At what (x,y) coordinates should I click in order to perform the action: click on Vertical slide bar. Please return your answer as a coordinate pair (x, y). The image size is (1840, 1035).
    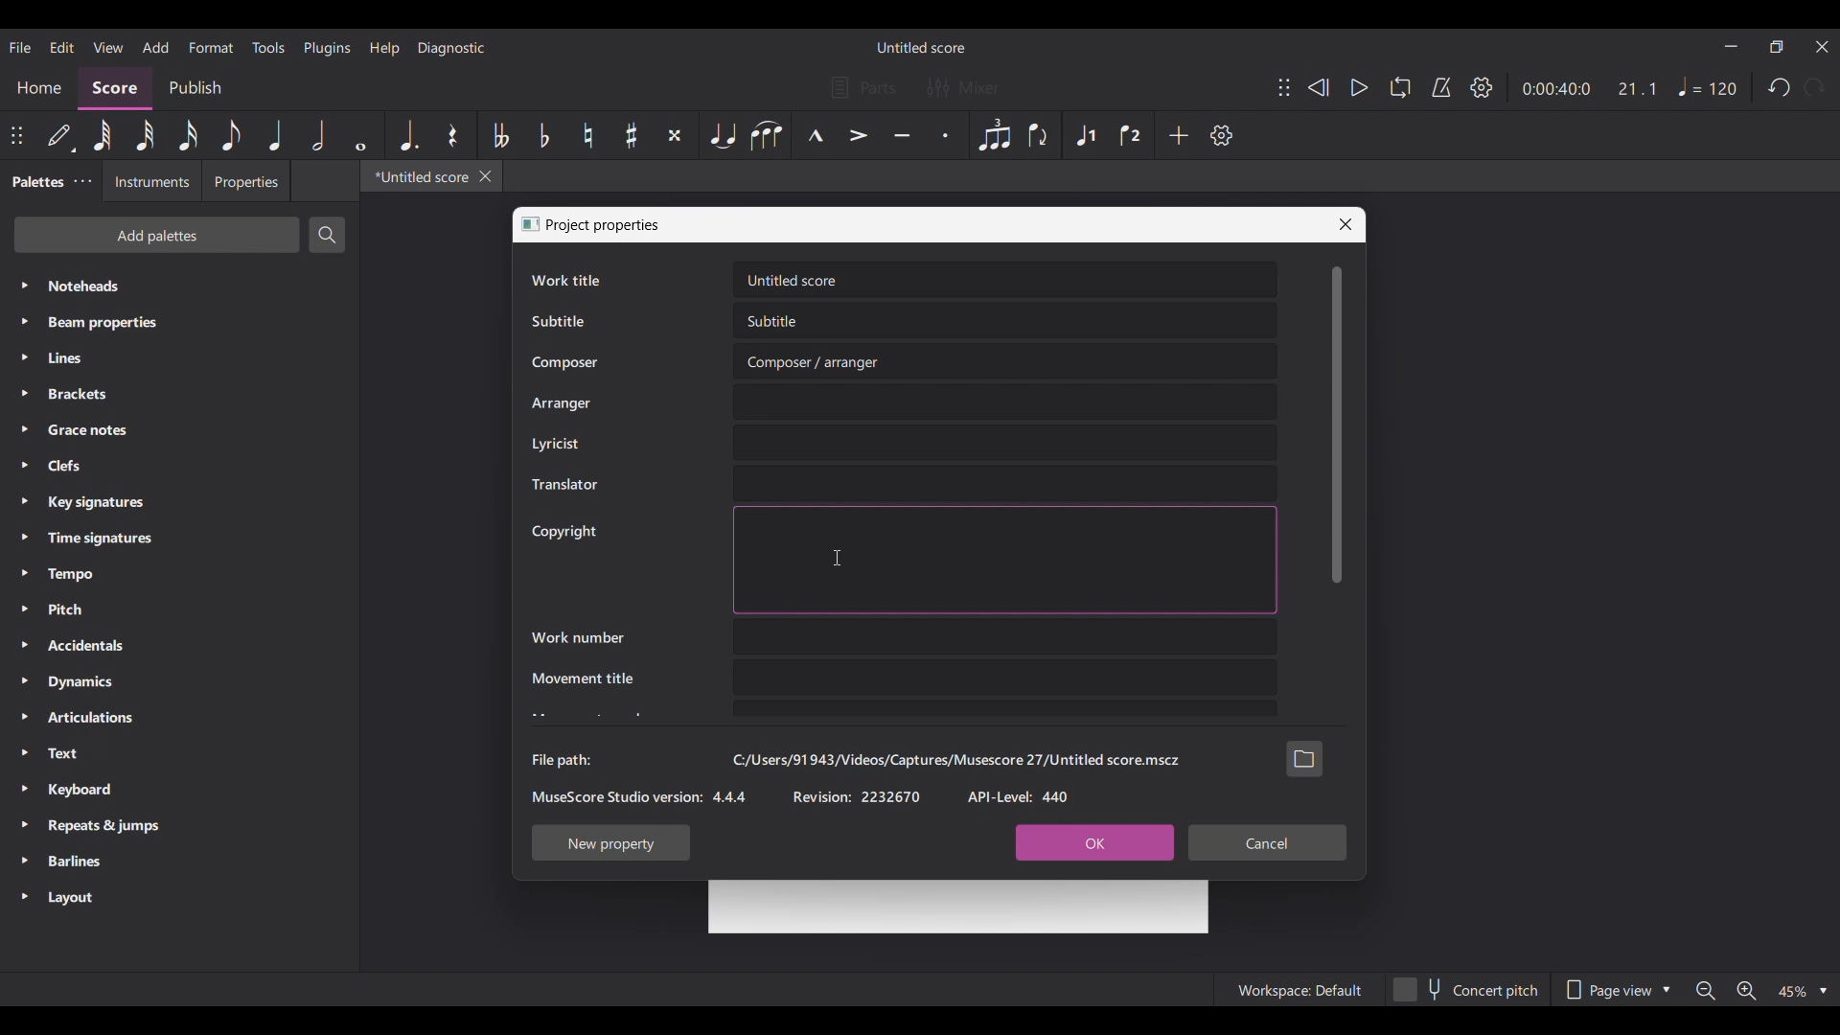
    Looking at the image, I should click on (1338, 425).